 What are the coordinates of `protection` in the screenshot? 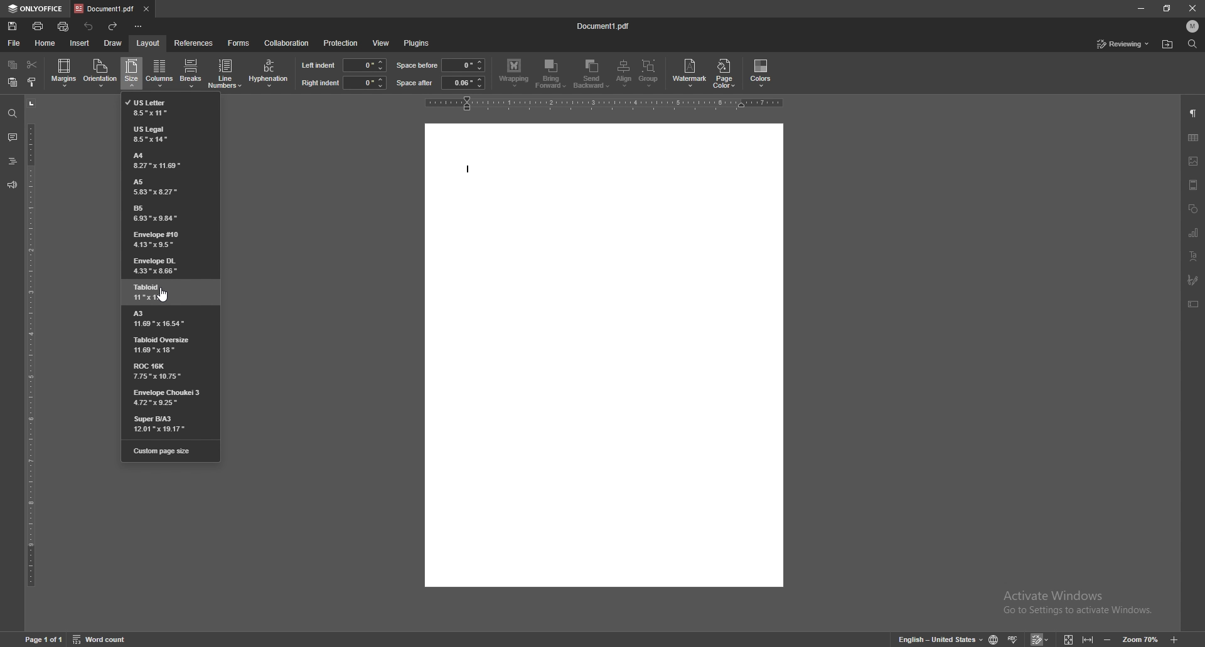 It's located at (340, 43).